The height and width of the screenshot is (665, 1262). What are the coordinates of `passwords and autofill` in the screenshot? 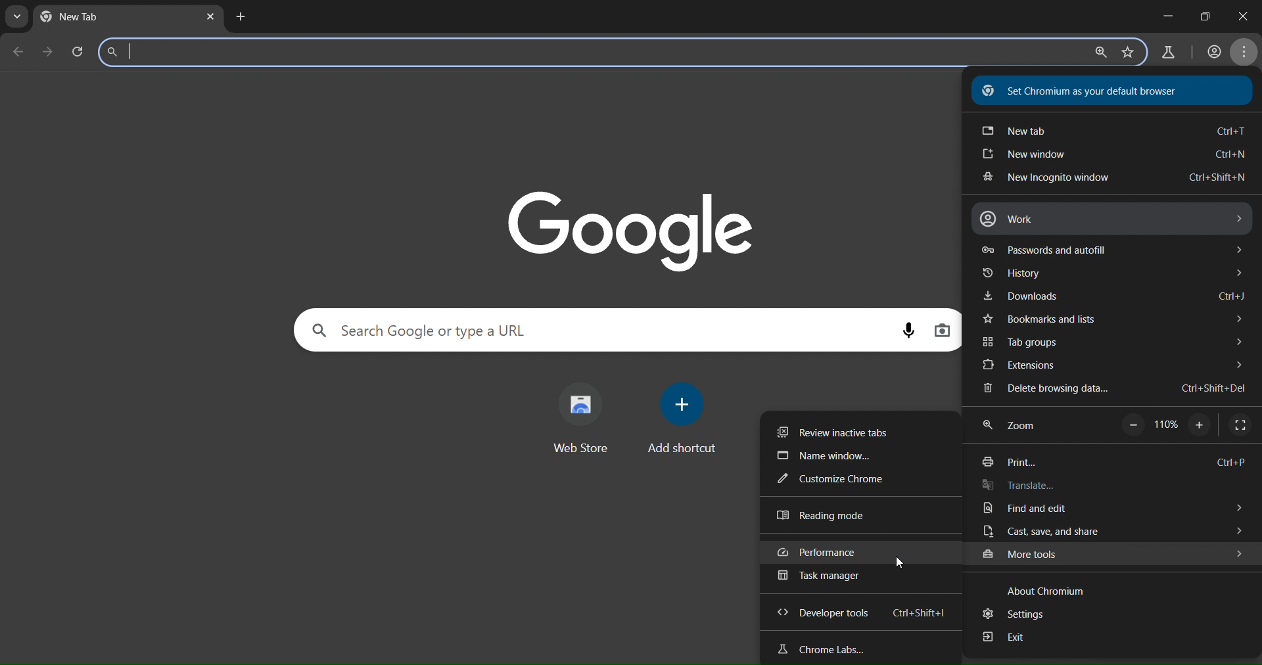 It's located at (1111, 250).